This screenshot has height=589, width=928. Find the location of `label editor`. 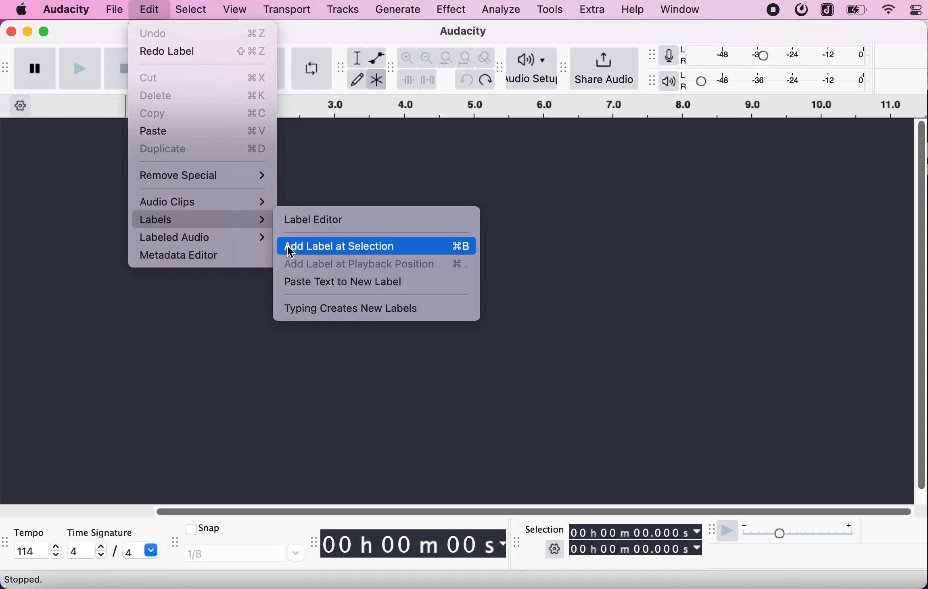

label editor is located at coordinates (316, 219).